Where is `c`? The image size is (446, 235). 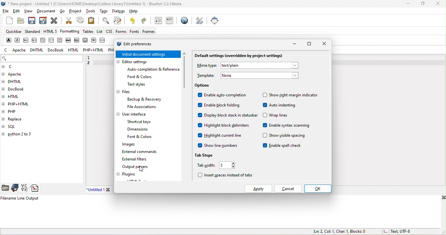
c is located at coordinates (12, 67).